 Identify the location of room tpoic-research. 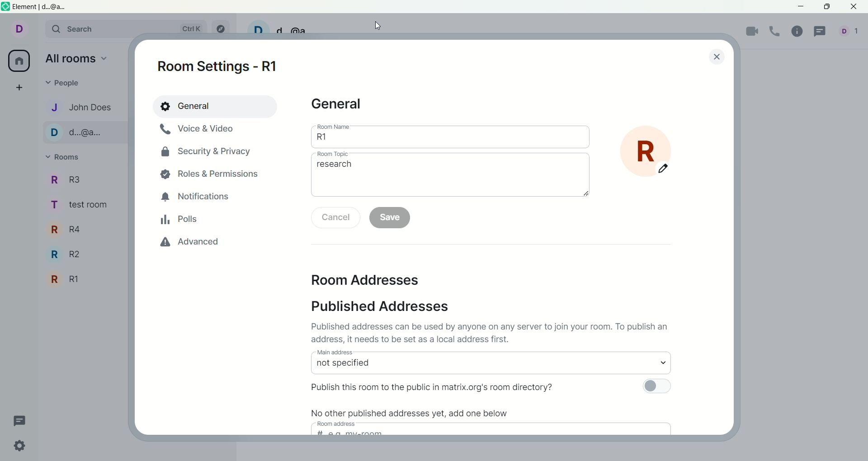
(451, 180).